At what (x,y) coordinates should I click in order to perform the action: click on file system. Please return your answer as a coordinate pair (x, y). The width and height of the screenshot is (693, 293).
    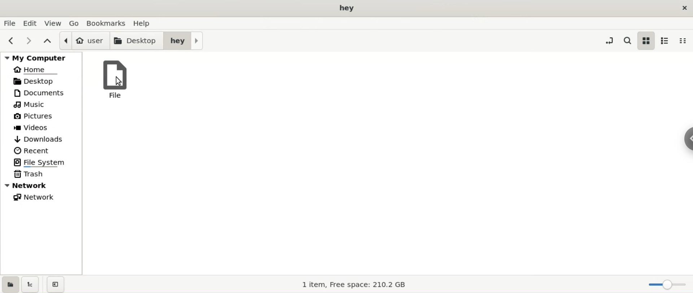
    Looking at the image, I should click on (41, 162).